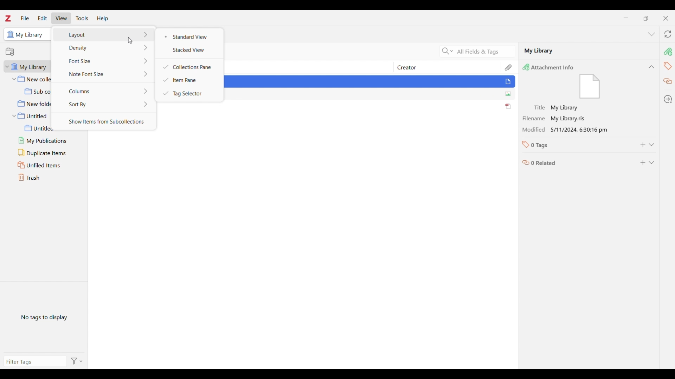  I want to click on Note font size options, so click(105, 74).